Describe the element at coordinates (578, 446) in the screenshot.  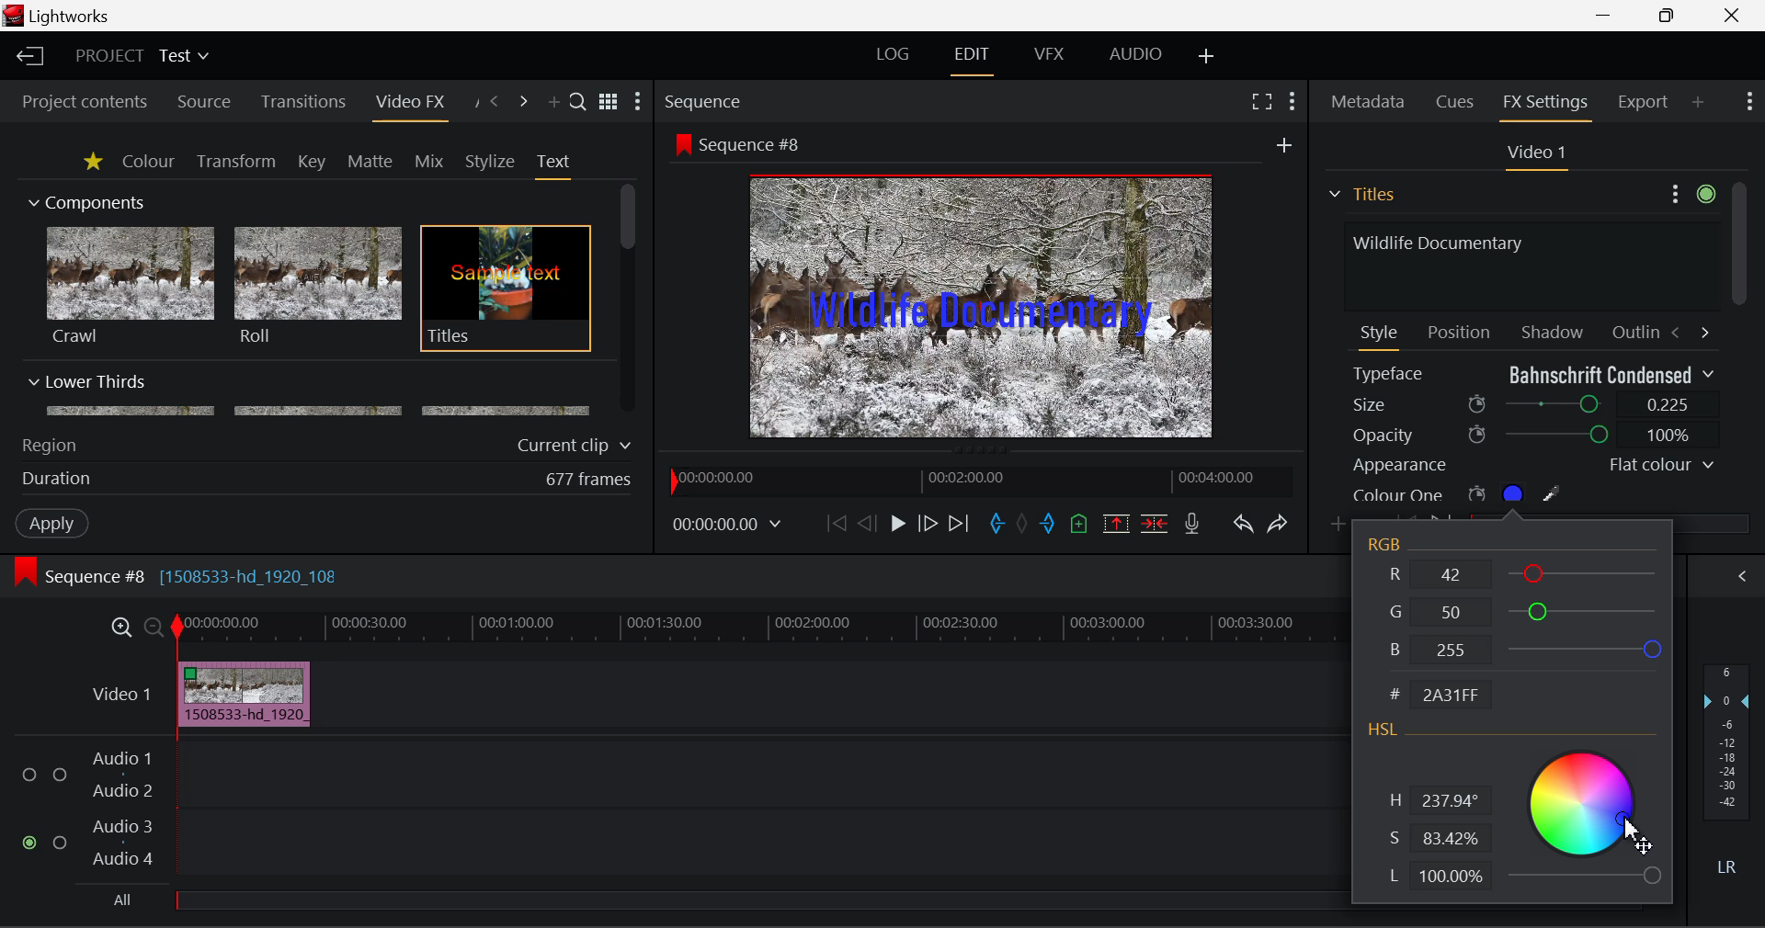
I see `Current clip` at that location.